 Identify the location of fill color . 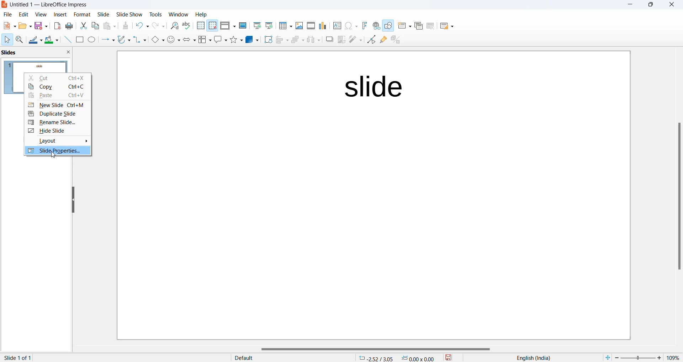
(52, 40).